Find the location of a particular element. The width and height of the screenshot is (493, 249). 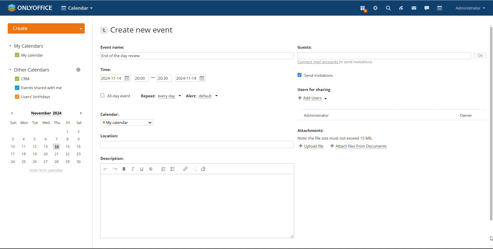

scroll down is located at coordinates (490, 247).